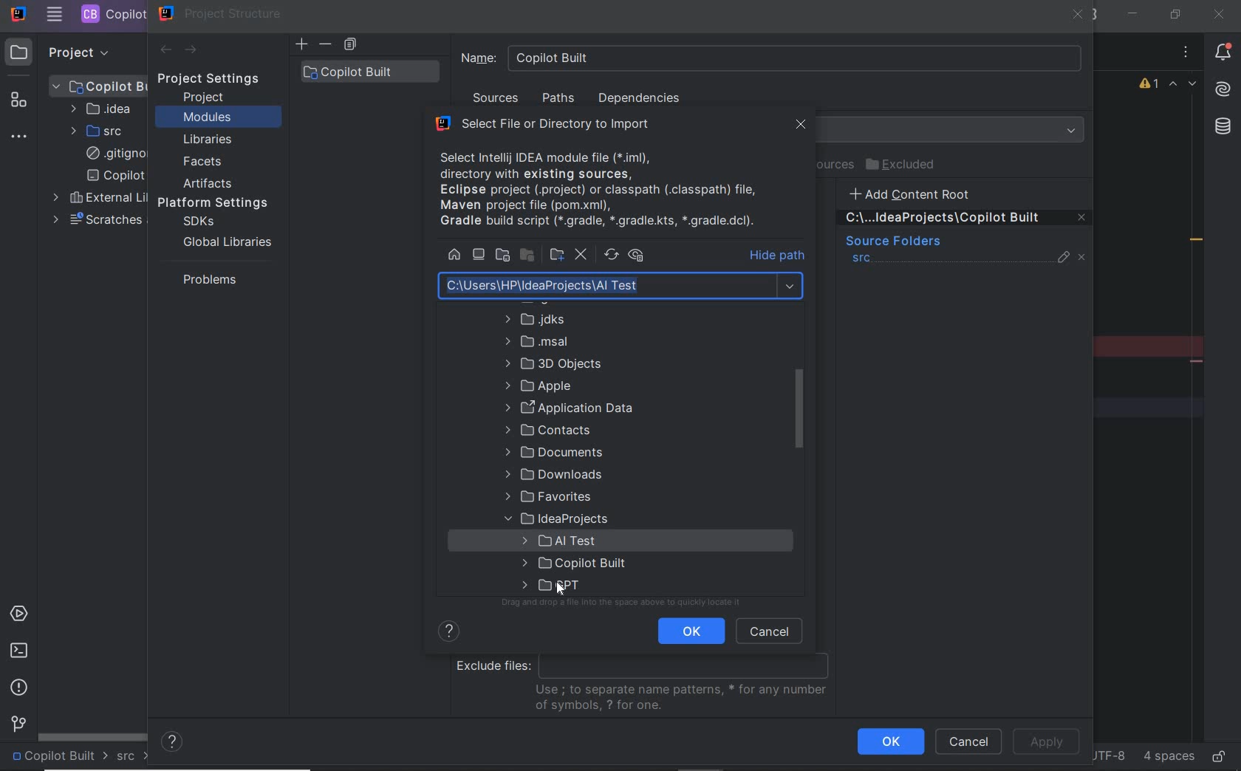 This screenshot has width=1241, height=771. I want to click on excluded, so click(903, 165).